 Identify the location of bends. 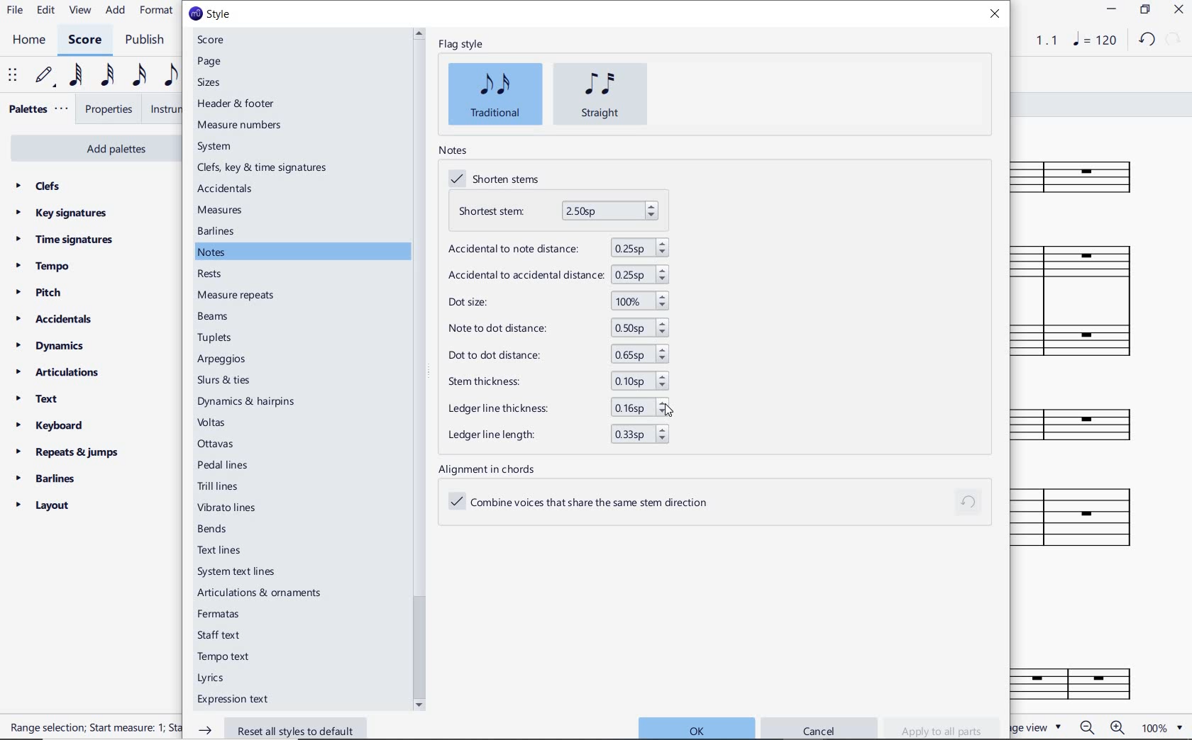
(216, 528).